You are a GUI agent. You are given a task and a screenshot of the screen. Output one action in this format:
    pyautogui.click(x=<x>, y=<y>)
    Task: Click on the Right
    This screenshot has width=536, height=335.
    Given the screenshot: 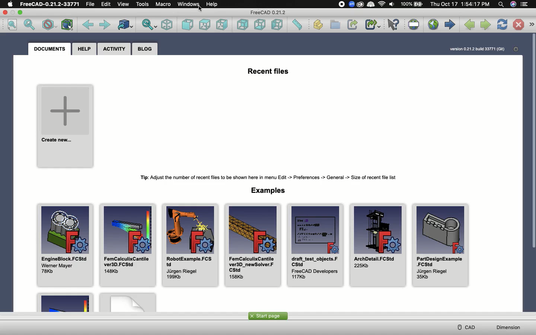 What is the action you would take?
    pyautogui.click(x=222, y=25)
    